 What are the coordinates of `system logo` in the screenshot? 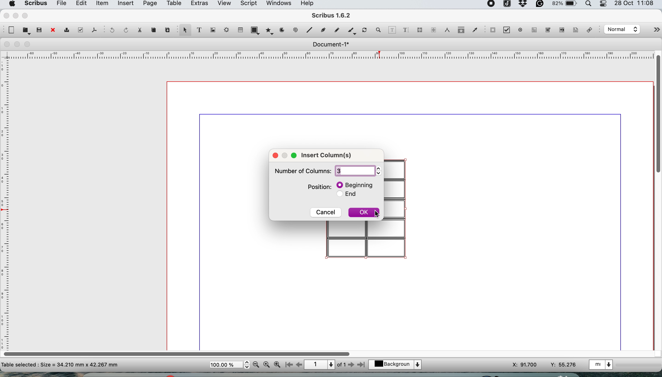 It's located at (11, 4).